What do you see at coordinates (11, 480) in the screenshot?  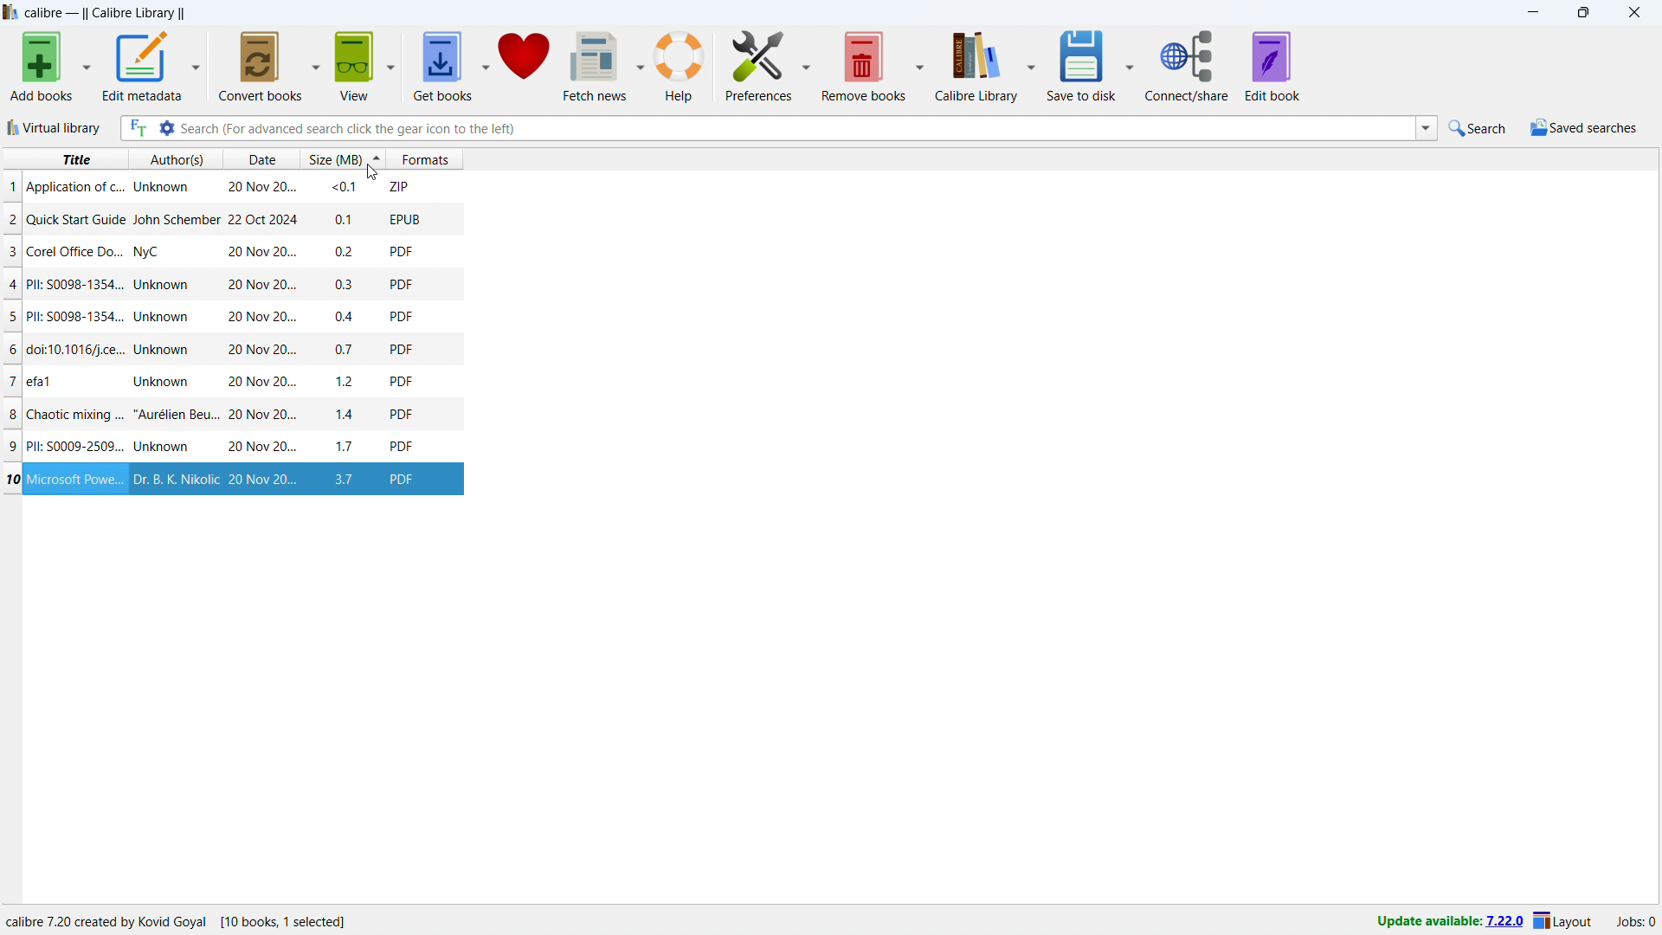 I see `10` at bounding box center [11, 480].